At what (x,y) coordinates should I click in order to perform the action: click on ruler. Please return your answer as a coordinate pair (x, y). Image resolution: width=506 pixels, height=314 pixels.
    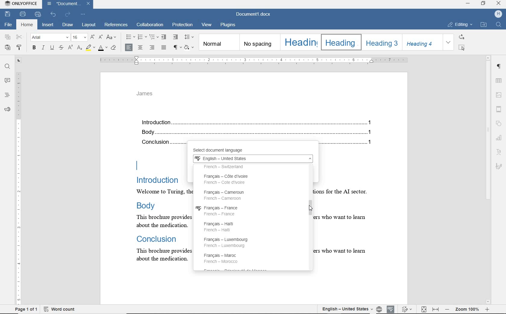
    Looking at the image, I should click on (253, 60).